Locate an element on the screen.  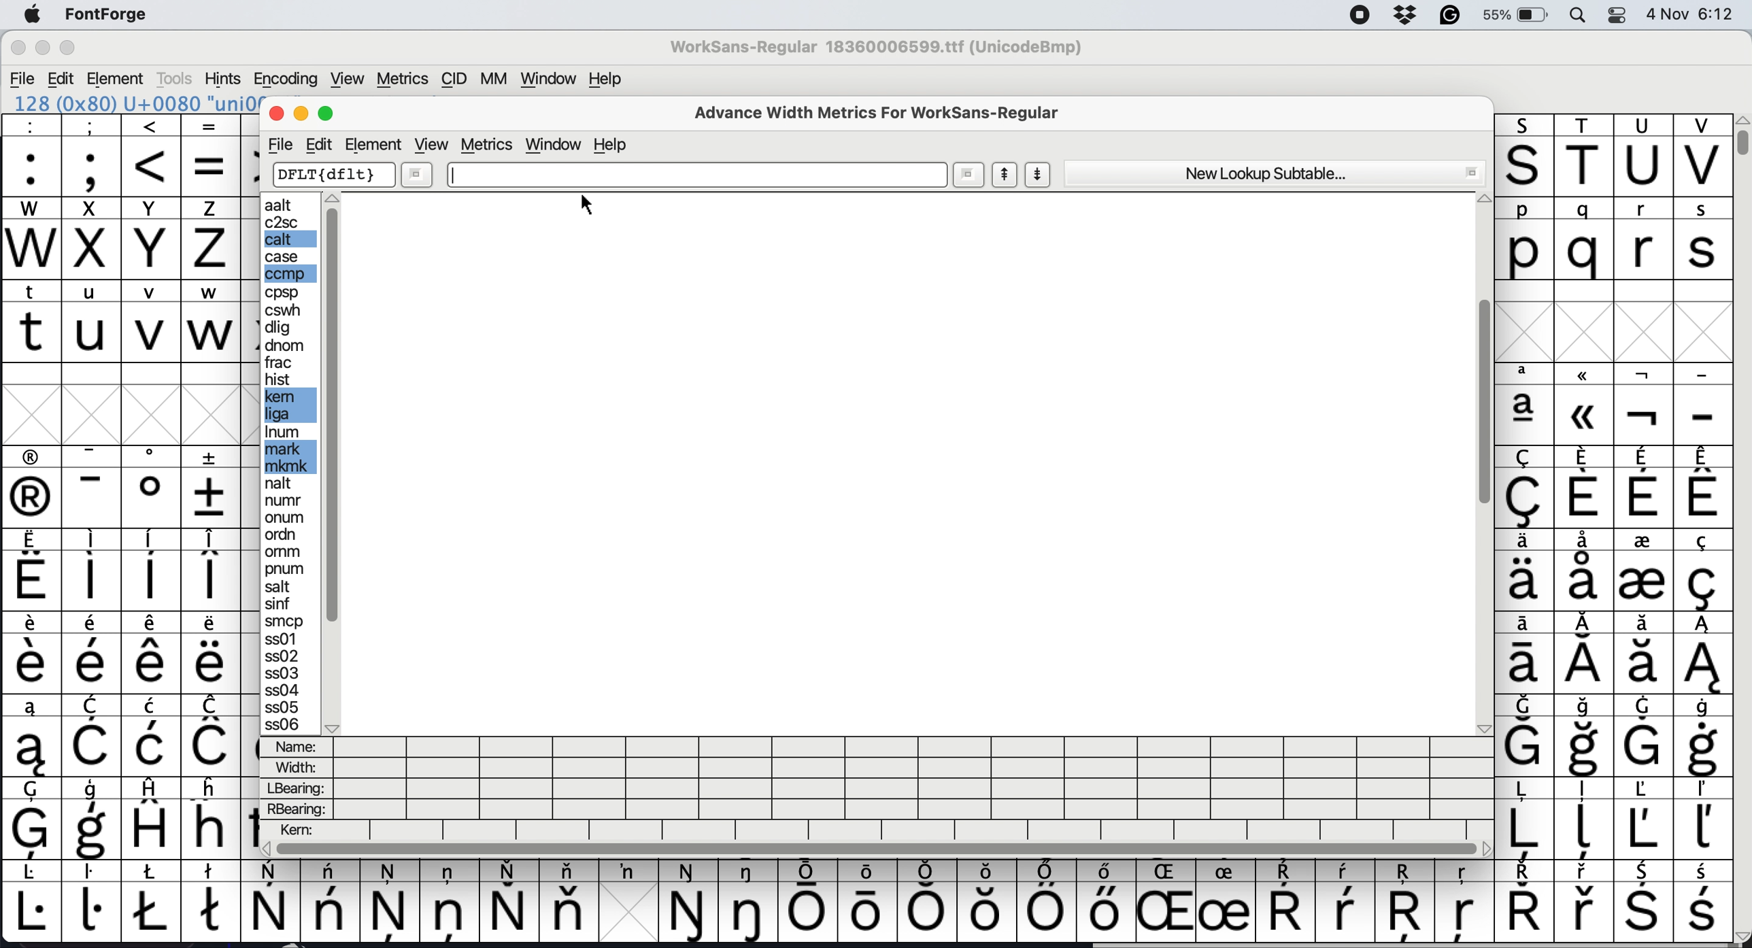
lowercase letters is located at coordinates (1613, 206).